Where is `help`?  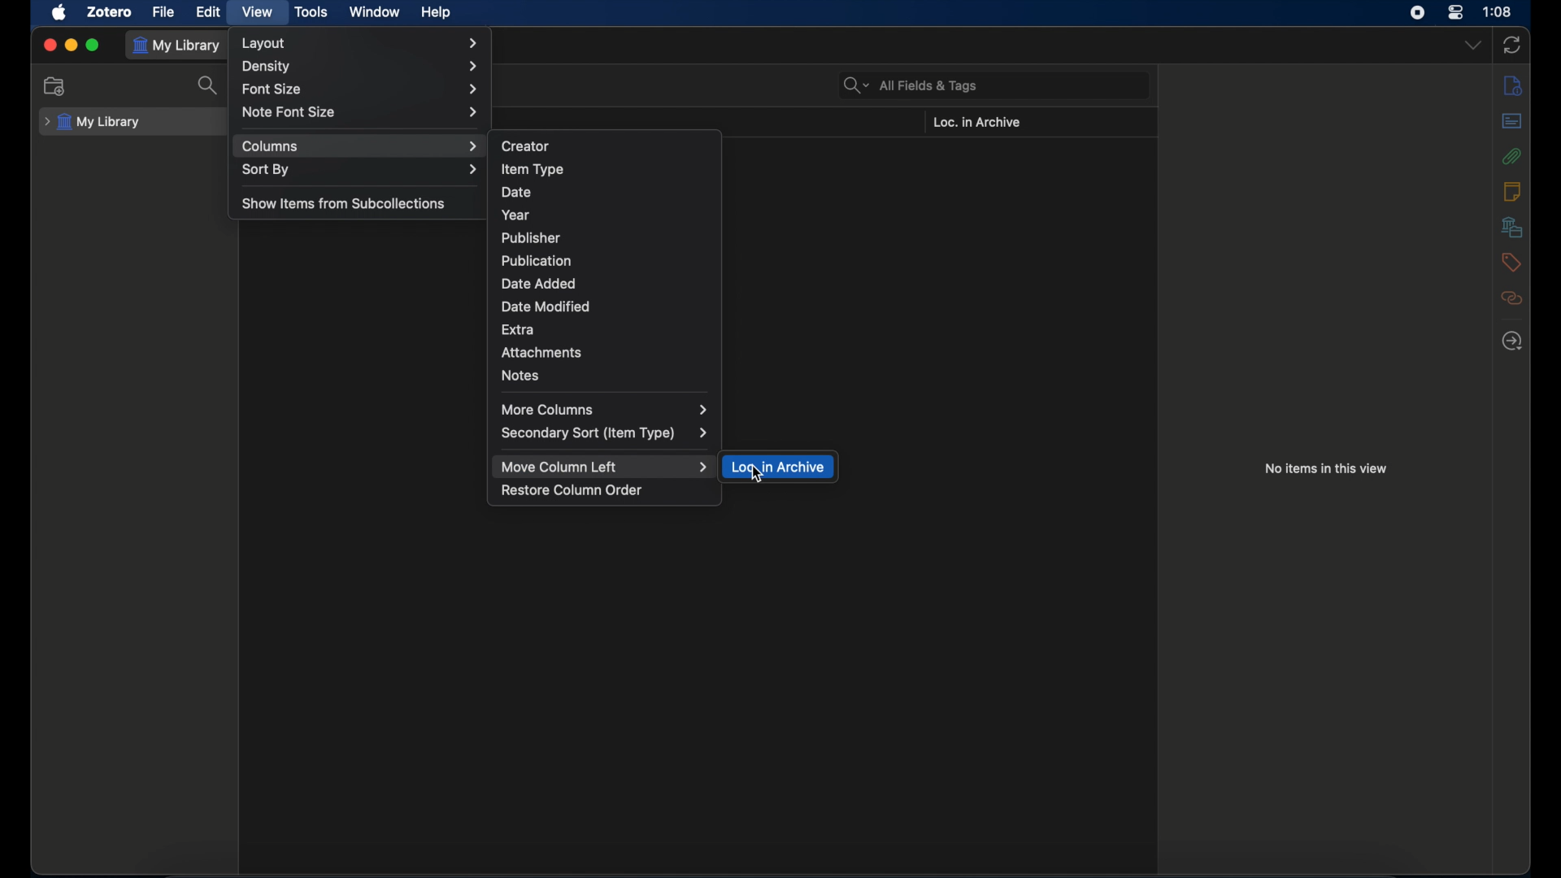
help is located at coordinates (436, 13).